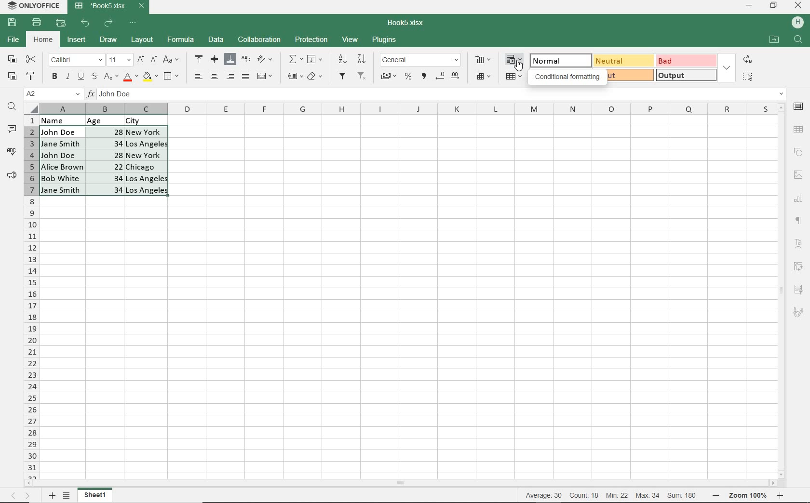  What do you see at coordinates (421, 59) in the screenshot?
I see `NUMBER FORMAT` at bounding box center [421, 59].